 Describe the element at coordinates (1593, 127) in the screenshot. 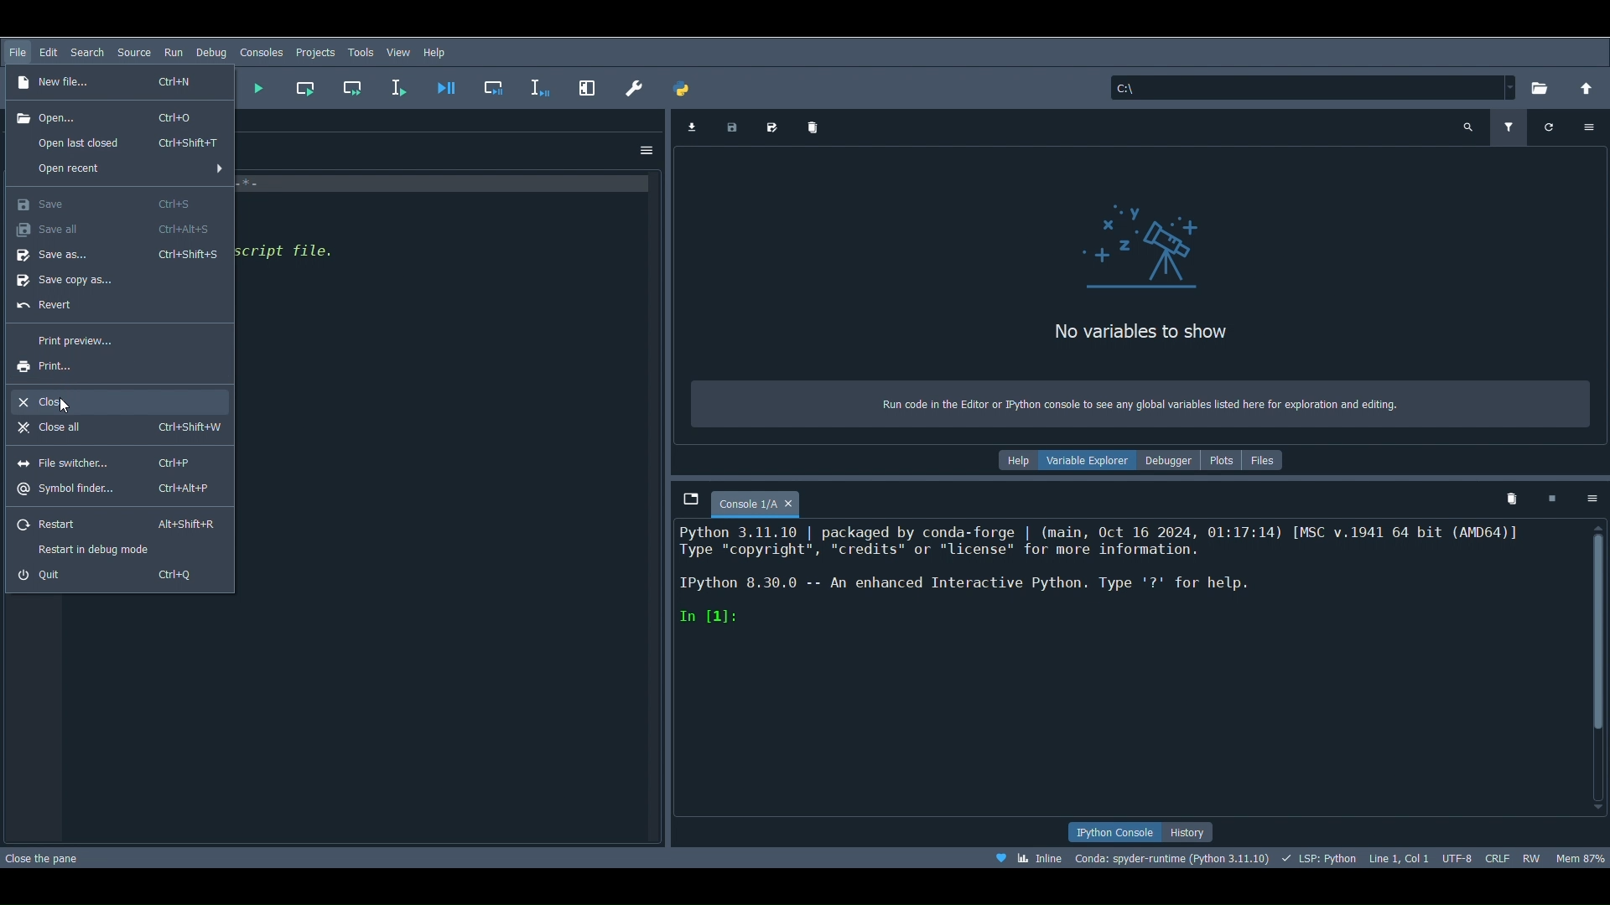

I see `Options` at that location.